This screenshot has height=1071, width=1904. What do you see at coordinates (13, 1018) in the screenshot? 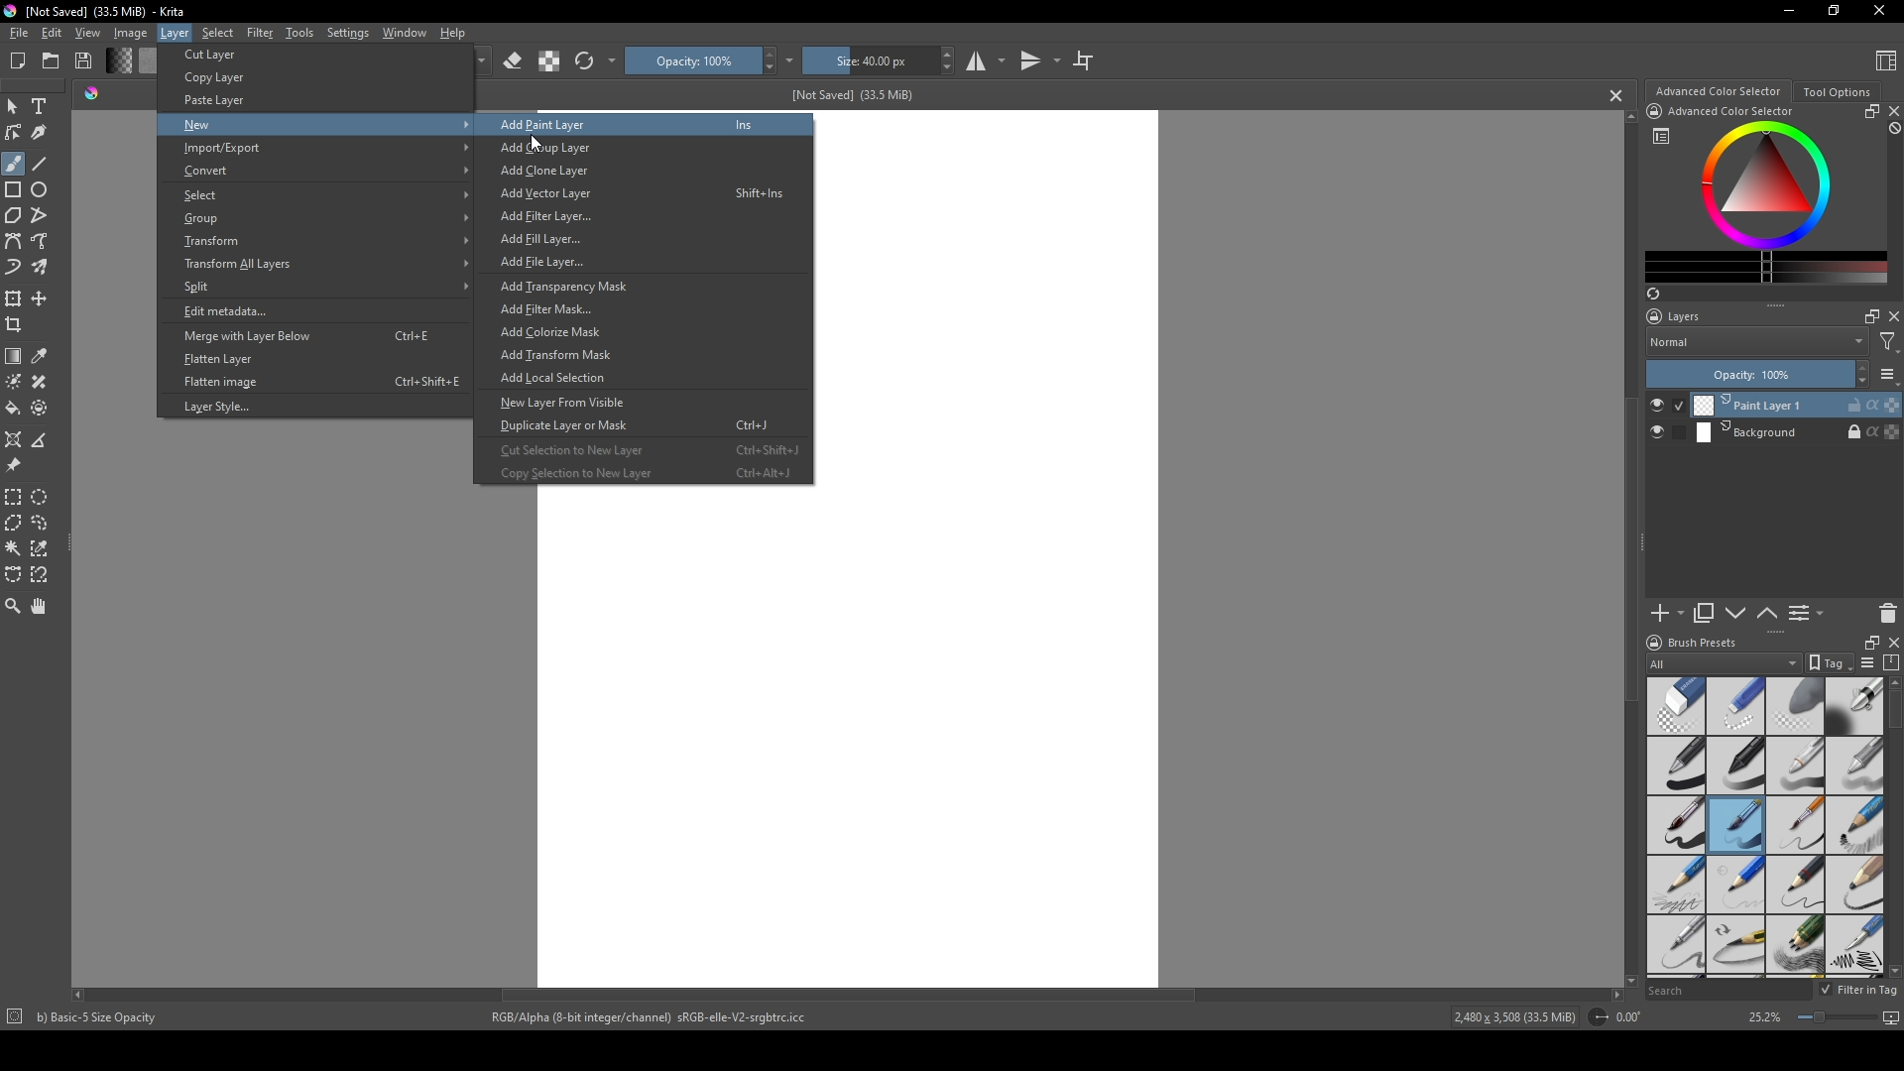
I see `icon` at bounding box center [13, 1018].